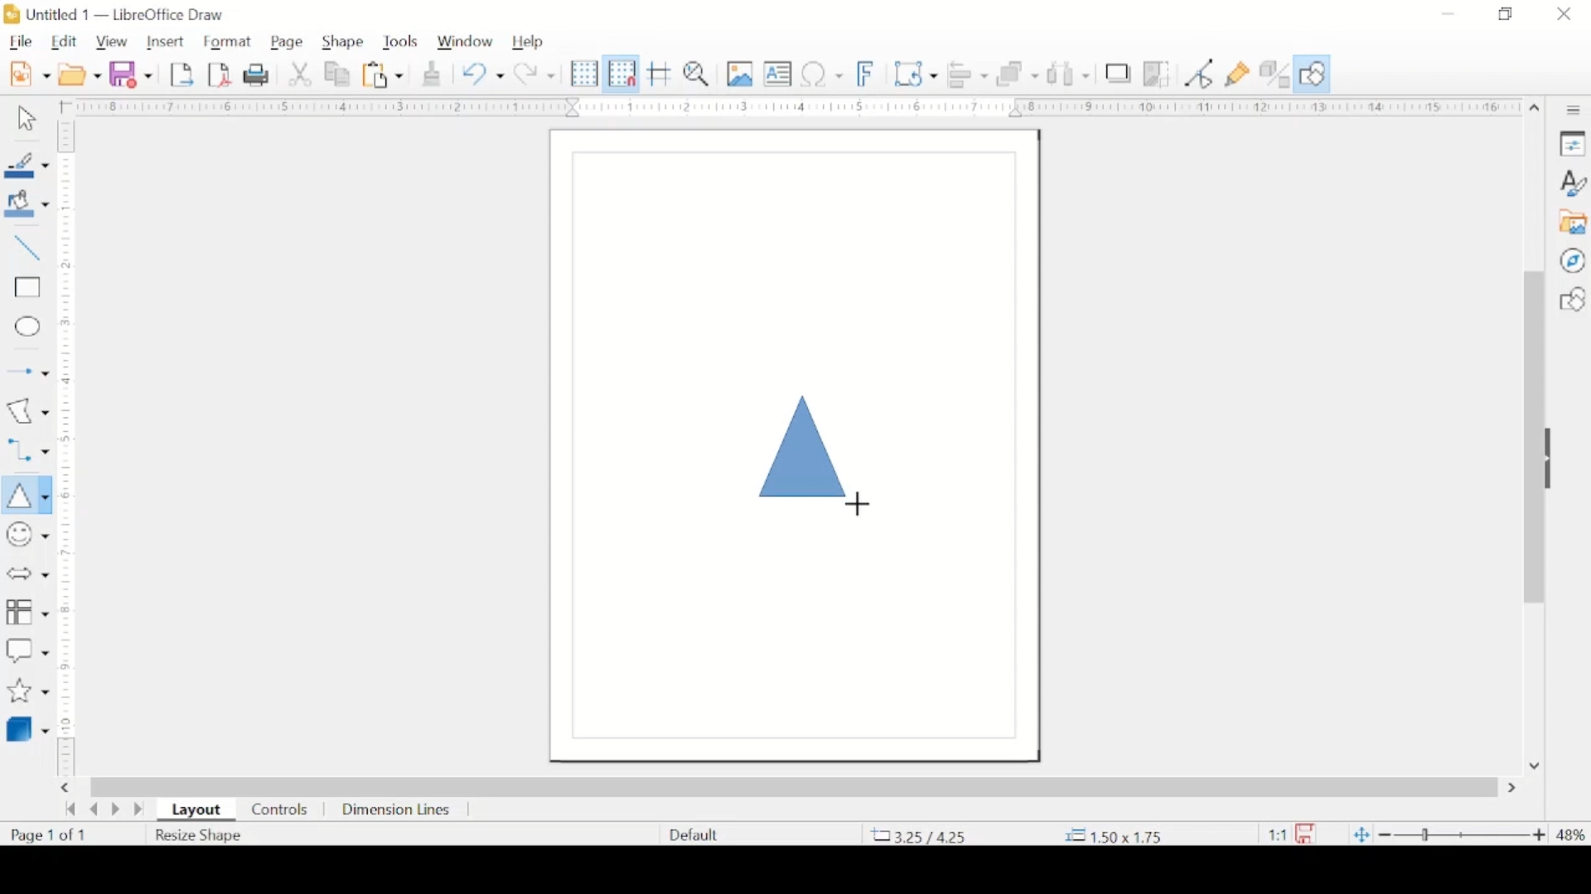  Describe the element at coordinates (278, 810) in the screenshot. I see `controls` at that location.